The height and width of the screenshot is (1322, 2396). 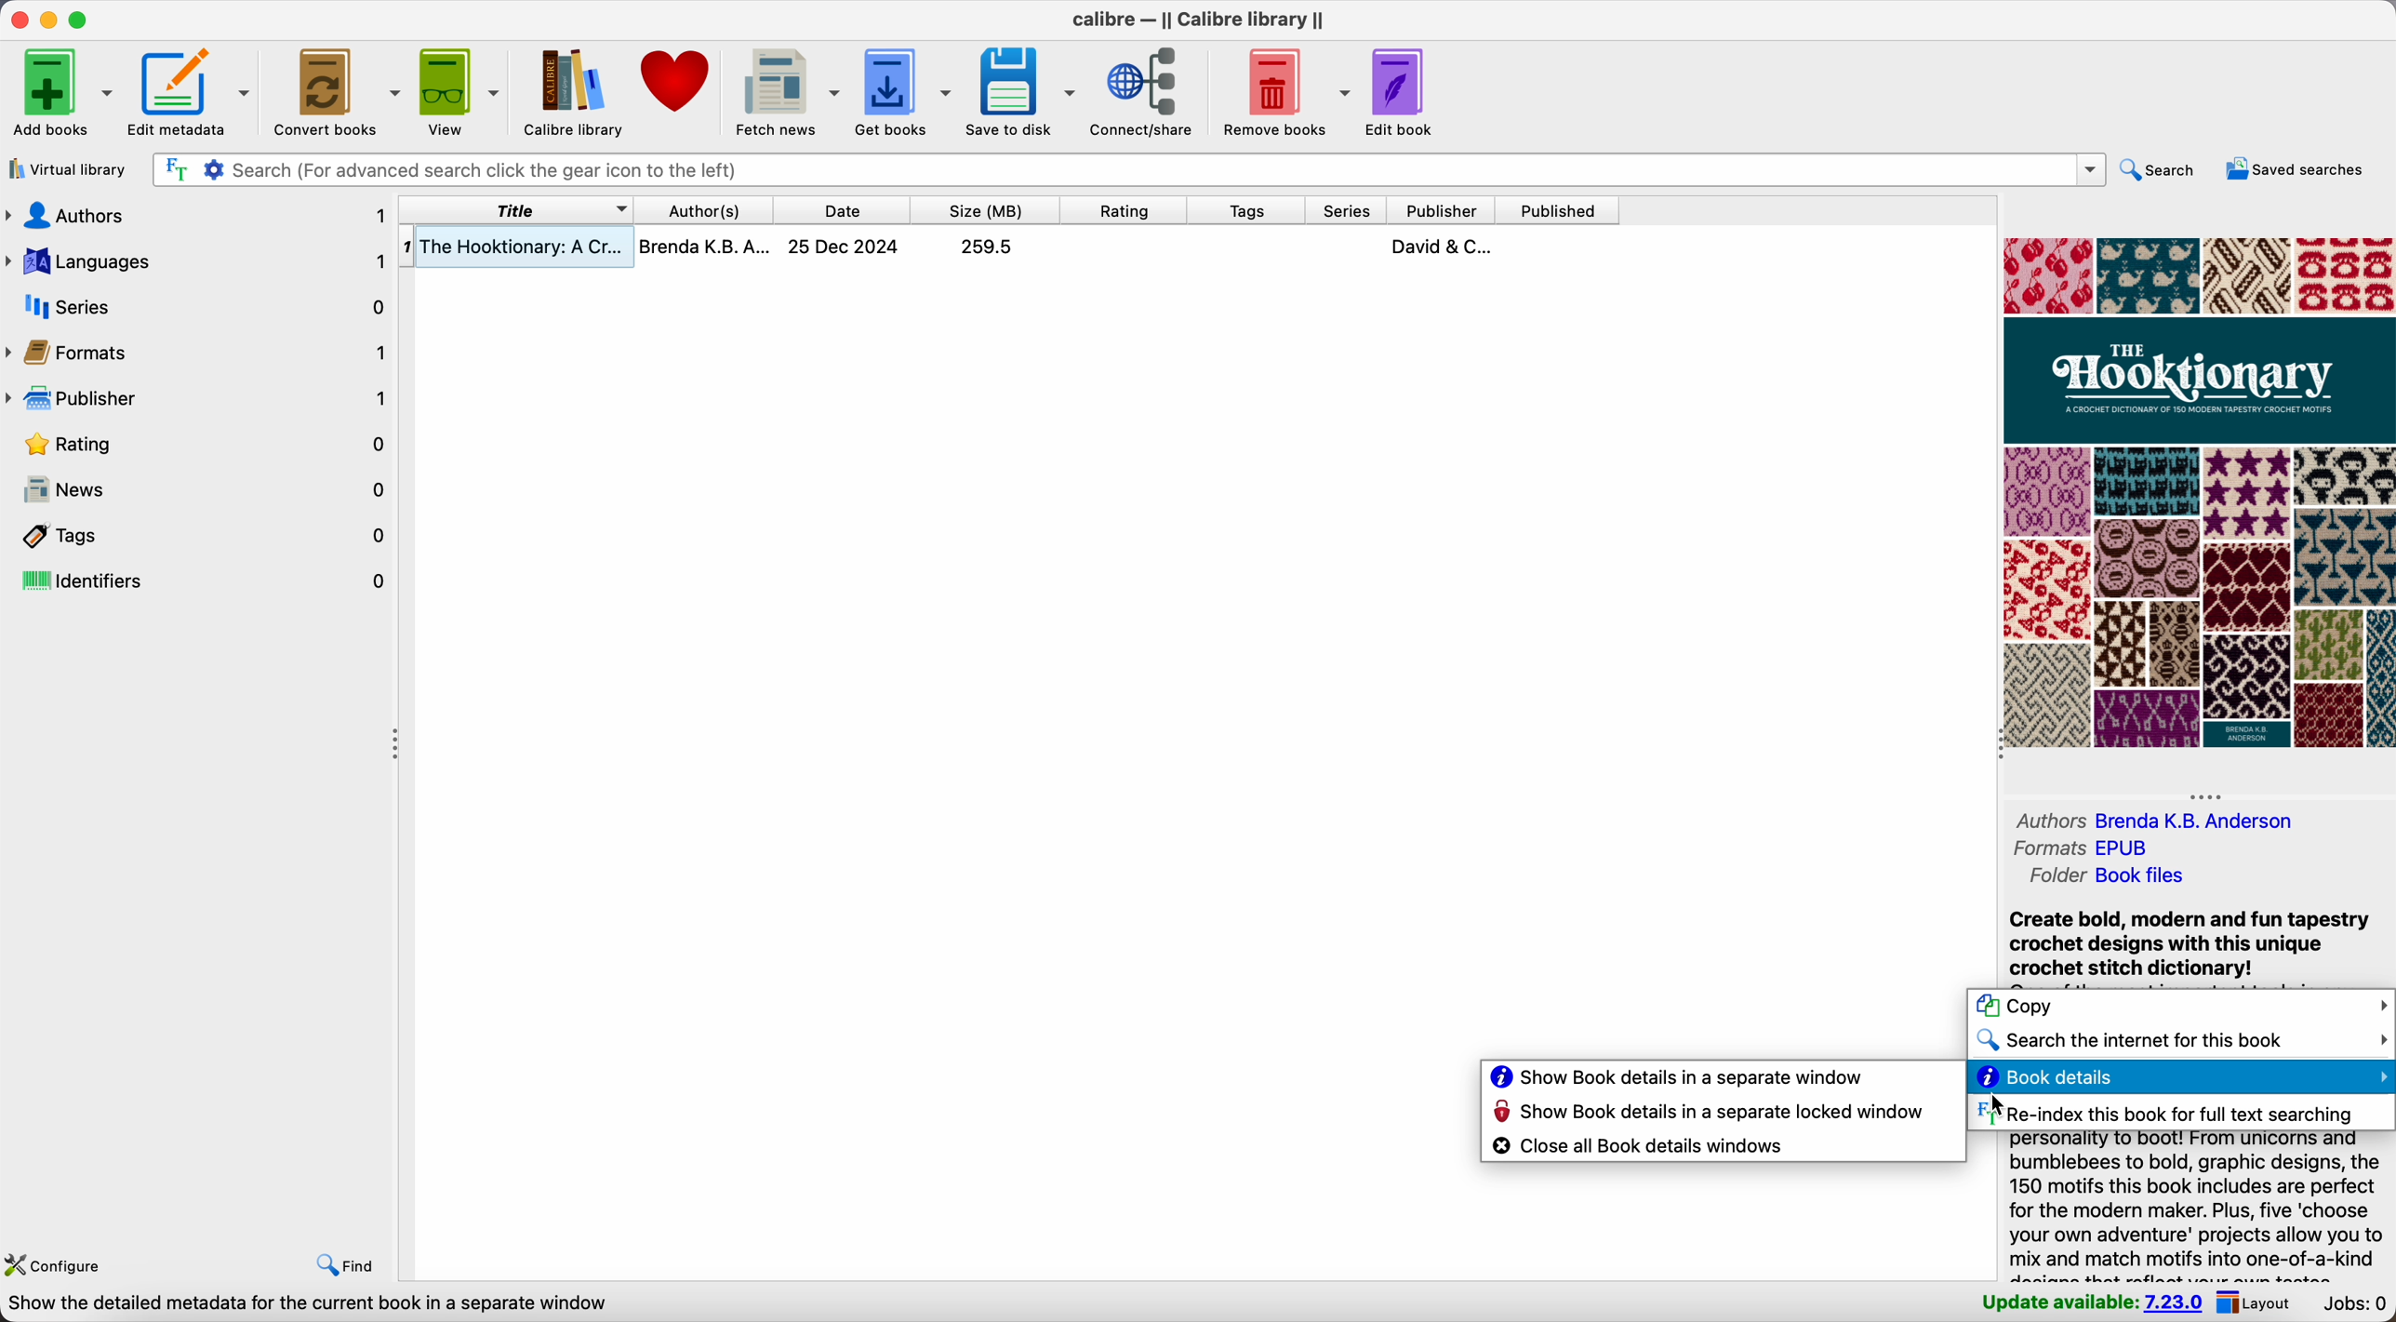 What do you see at coordinates (2197, 494) in the screenshot?
I see `book cover preview` at bounding box center [2197, 494].